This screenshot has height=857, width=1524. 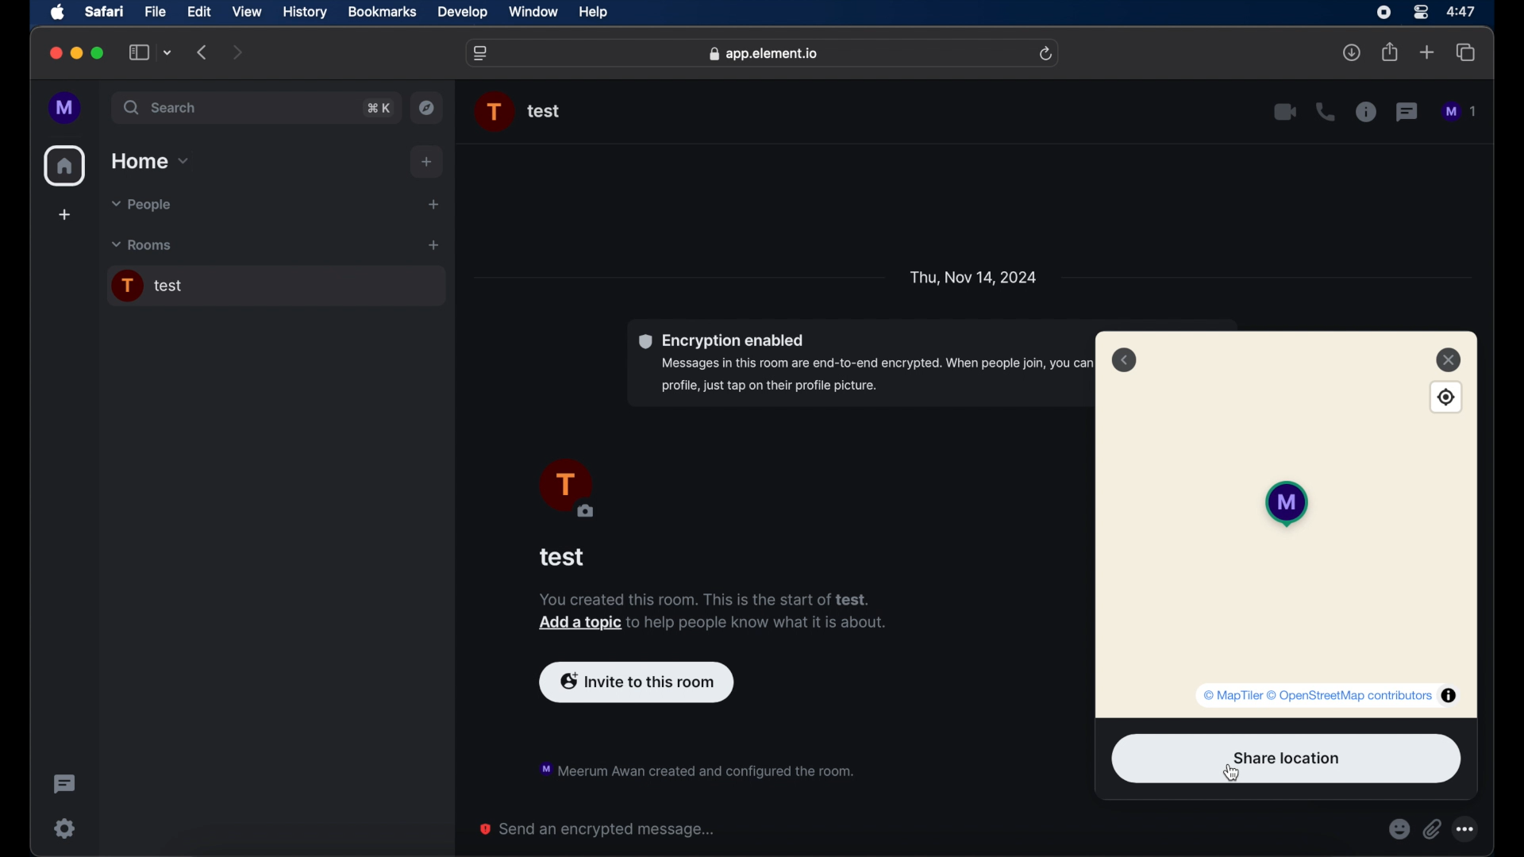 What do you see at coordinates (1325, 112) in the screenshot?
I see `voice call` at bounding box center [1325, 112].